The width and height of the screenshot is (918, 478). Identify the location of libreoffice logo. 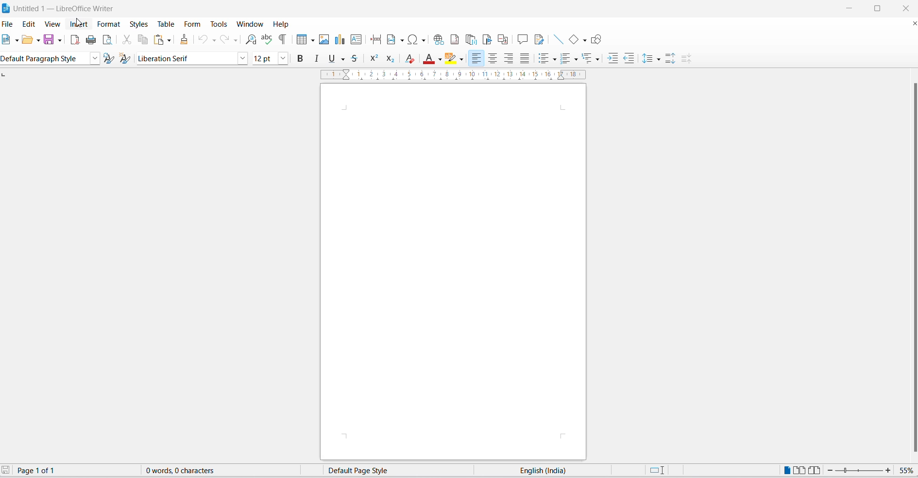
(7, 7).